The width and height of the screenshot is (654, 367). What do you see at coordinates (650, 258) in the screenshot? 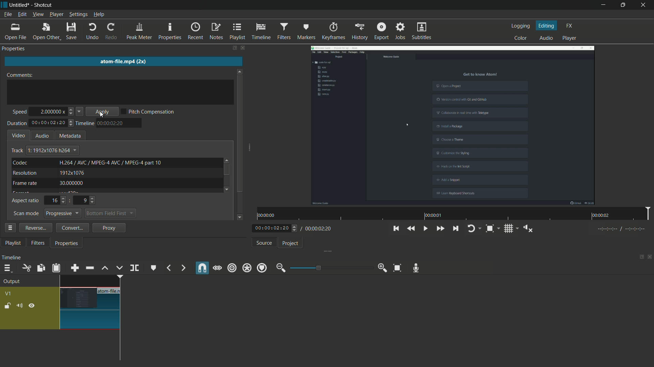
I see `close timeline` at bounding box center [650, 258].